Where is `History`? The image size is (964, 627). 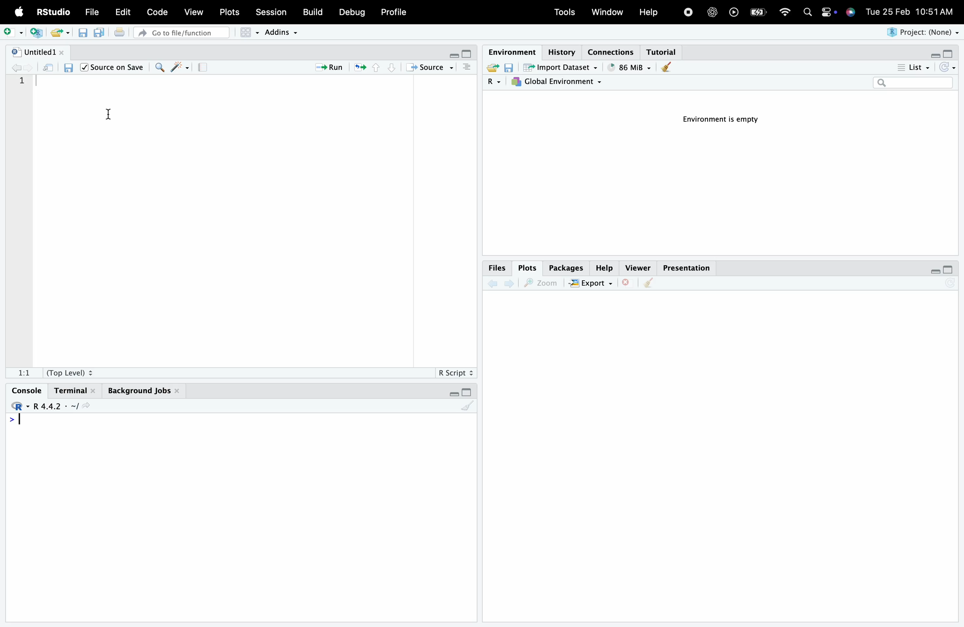 History is located at coordinates (559, 48).